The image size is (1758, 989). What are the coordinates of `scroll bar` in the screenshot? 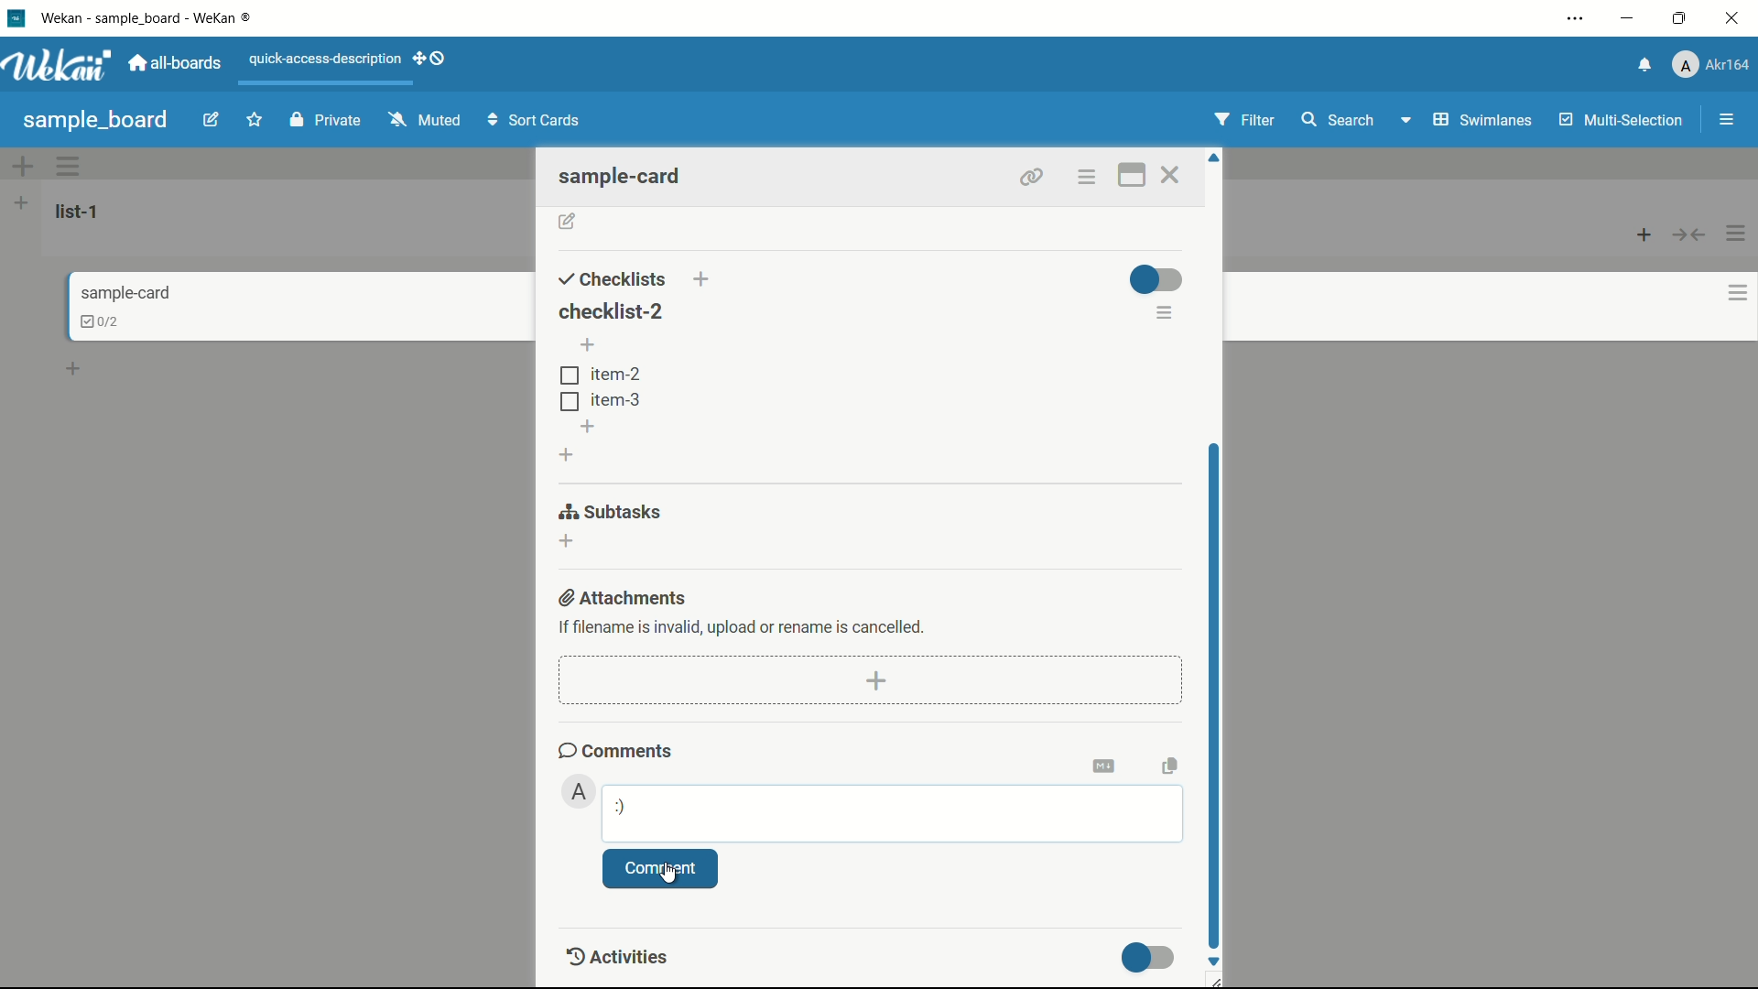 It's located at (1217, 690).